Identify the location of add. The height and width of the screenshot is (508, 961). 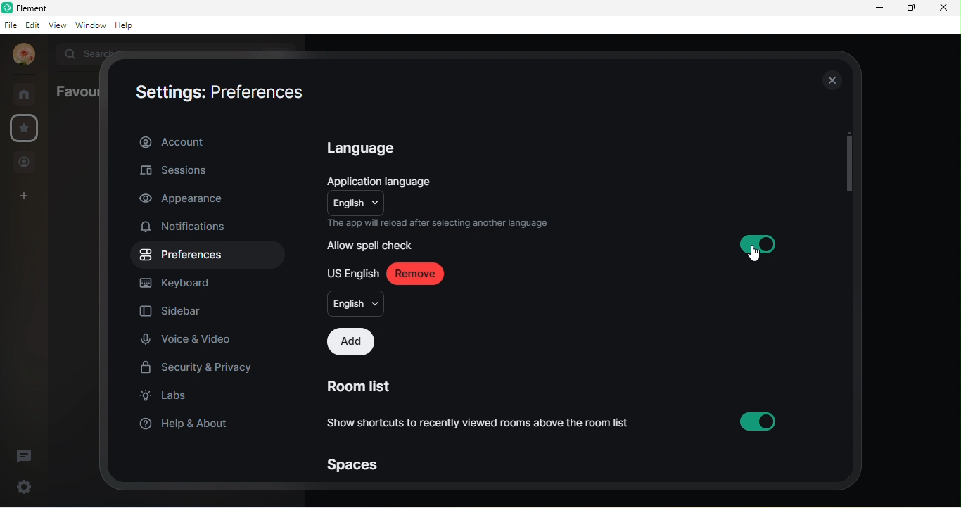
(352, 343).